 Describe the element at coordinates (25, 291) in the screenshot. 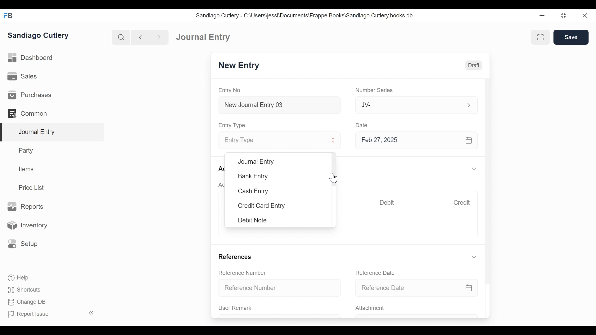

I see `Shortcuts` at that location.